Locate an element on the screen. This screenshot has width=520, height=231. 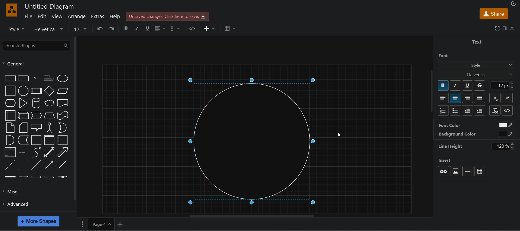
document is located at coordinates (64, 102).